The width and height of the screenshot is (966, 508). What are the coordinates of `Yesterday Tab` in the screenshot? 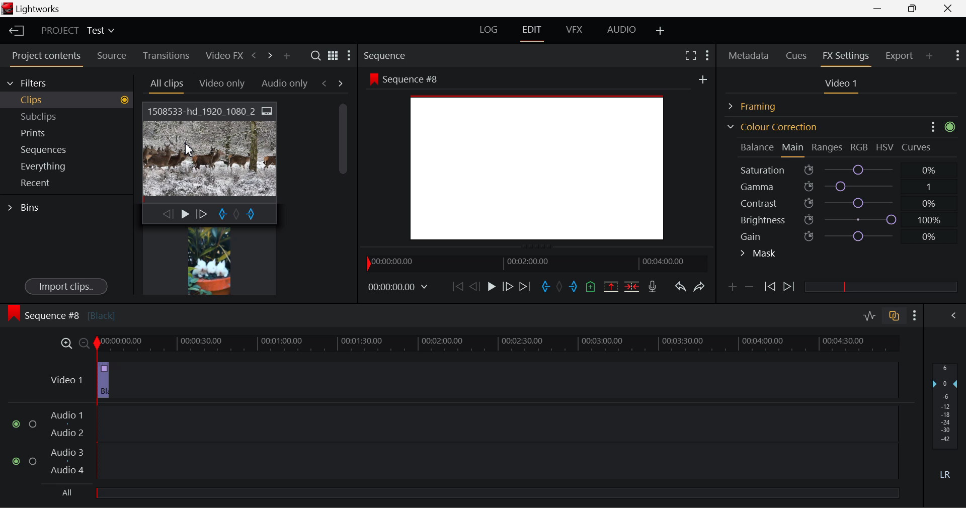 It's located at (217, 84).